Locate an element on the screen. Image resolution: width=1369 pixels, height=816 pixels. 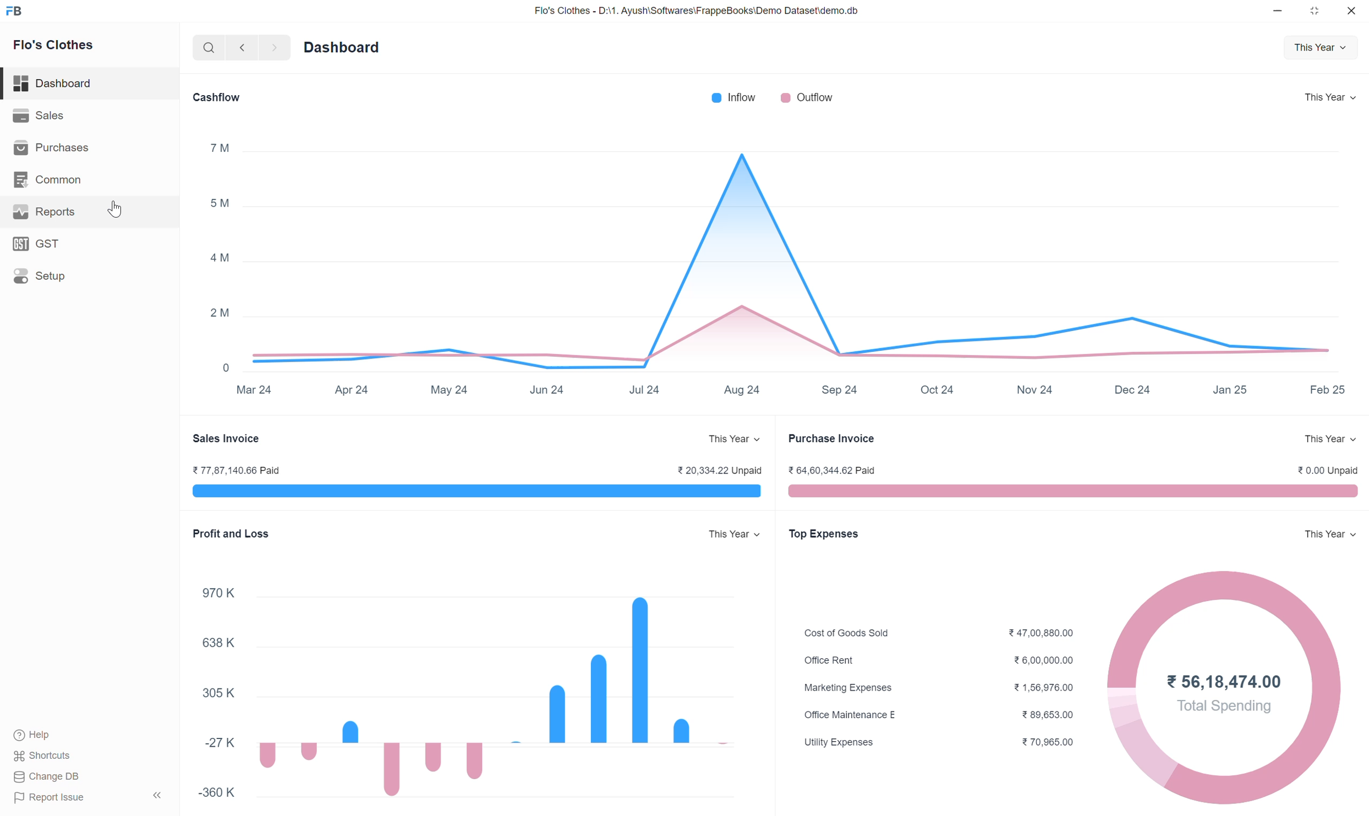
search is located at coordinates (207, 48).